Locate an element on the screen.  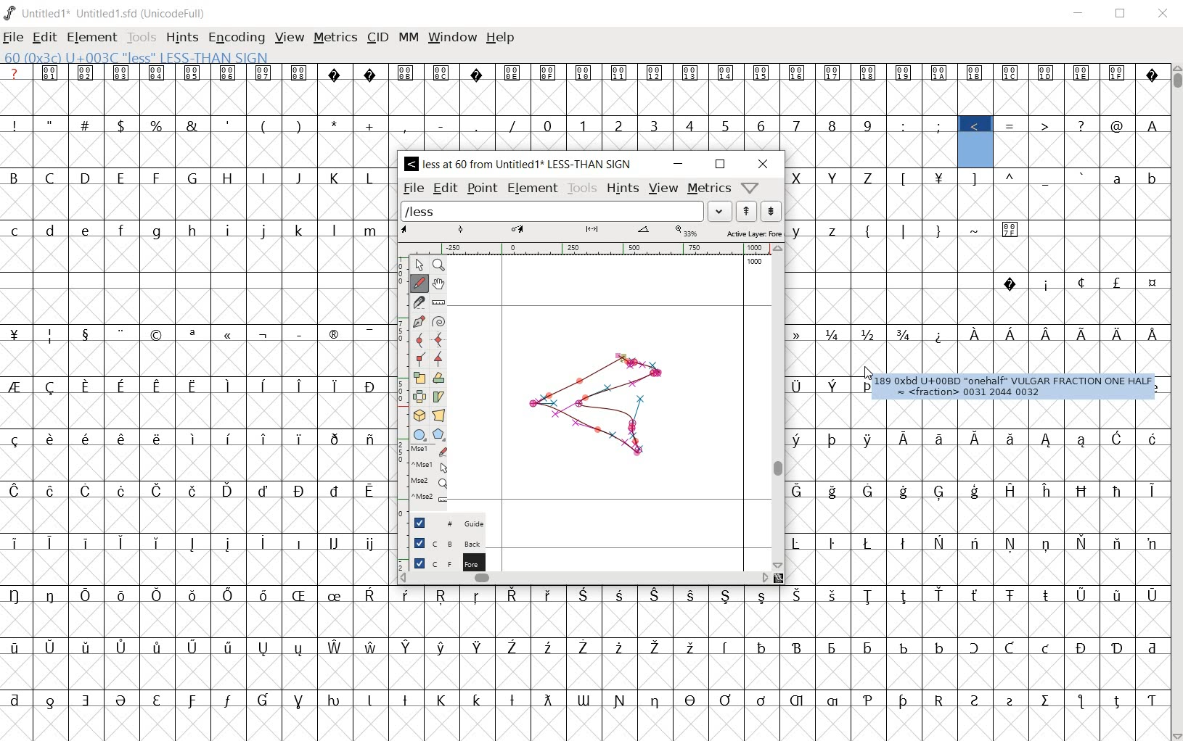
empty cells is located at coordinates (970, 358).